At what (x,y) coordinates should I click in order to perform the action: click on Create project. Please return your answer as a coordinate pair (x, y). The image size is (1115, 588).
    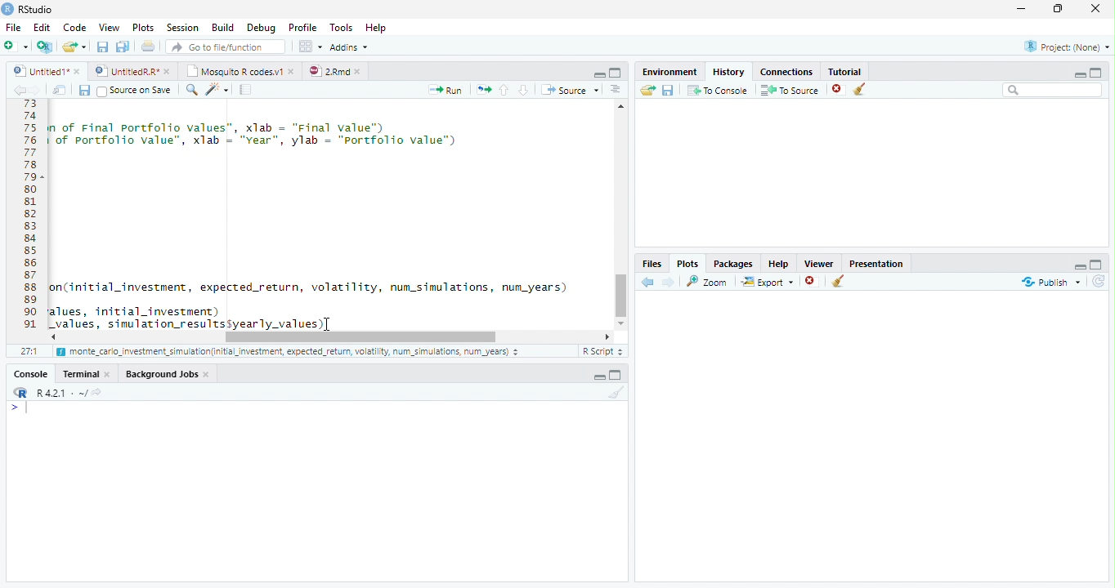
    Looking at the image, I should click on (44, 47).